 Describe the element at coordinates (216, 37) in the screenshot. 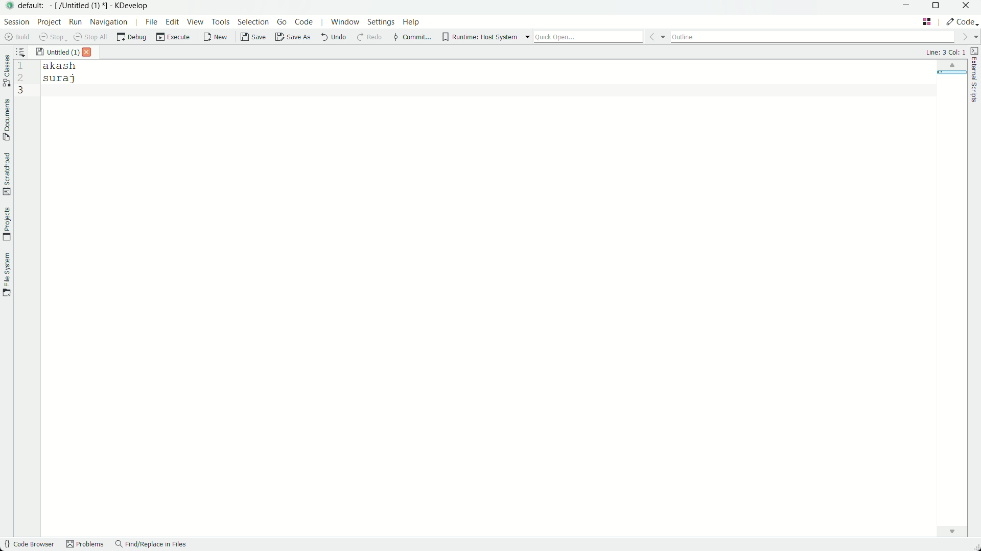

I see `New` at that location.